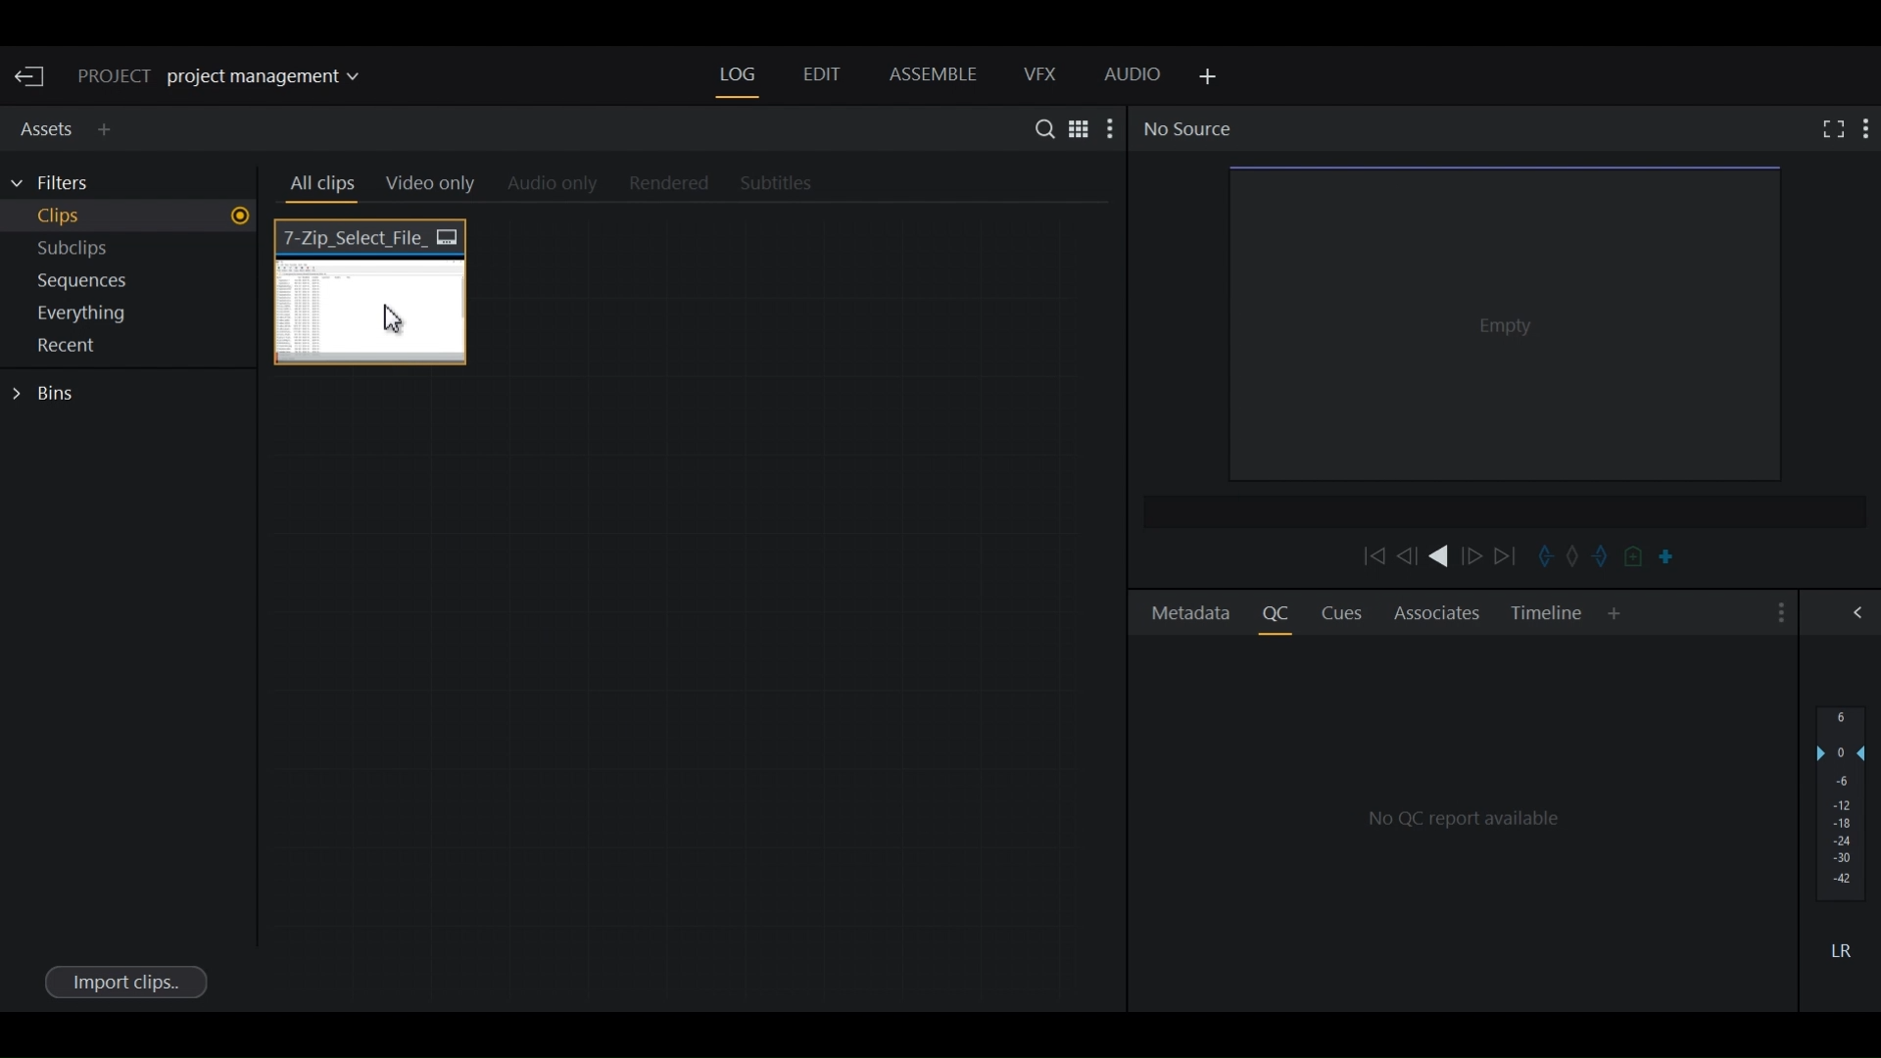 Image resolution: width=1881 pixels, height=1058 pixels. I want to click on Show settings menu, so click(1778, 613).